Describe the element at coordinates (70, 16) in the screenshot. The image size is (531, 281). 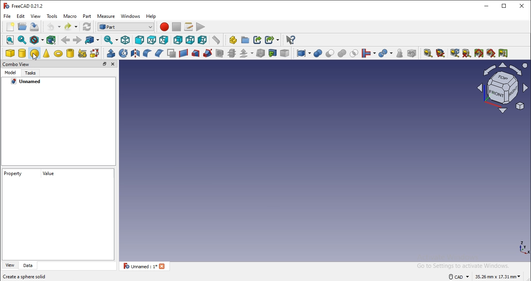
I see `macro` at that location.